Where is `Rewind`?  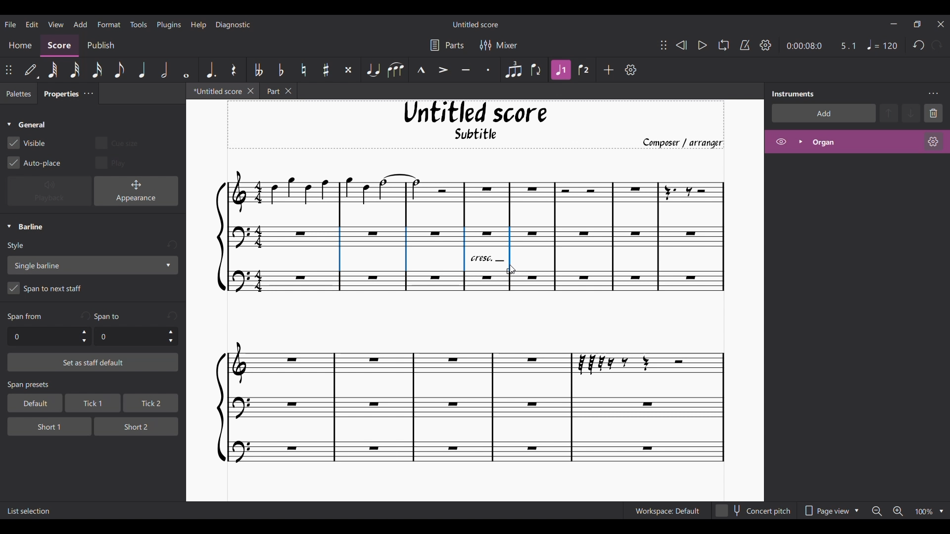 Rewind is located at coordinates (681, 45).